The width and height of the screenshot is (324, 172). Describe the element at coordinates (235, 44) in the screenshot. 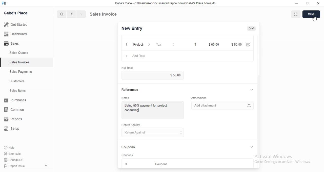

I see `$100.00` at that location.